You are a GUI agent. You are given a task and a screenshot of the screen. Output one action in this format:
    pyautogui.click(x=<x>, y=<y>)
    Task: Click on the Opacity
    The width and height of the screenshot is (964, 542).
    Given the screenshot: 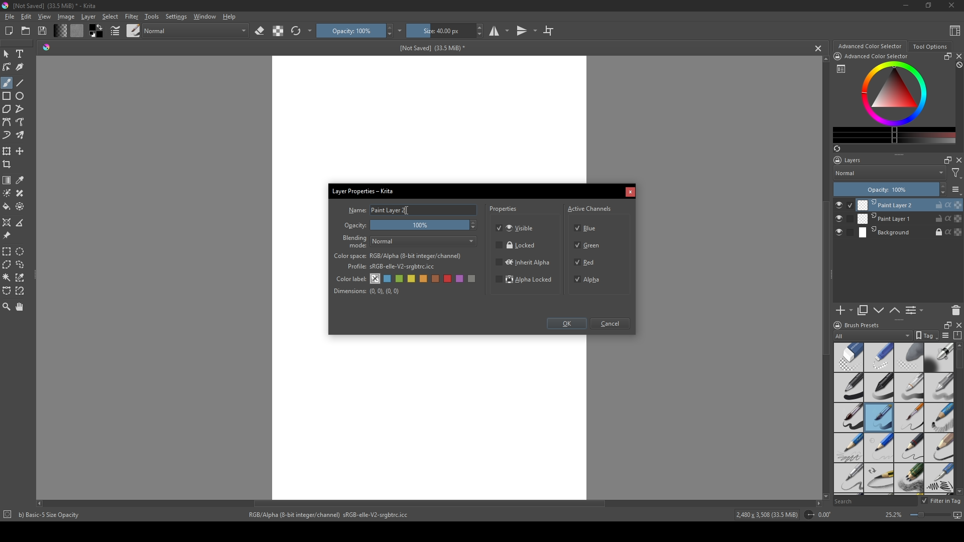 What is the action you would take?
    pyautogui.click(x=350, y=31)
    